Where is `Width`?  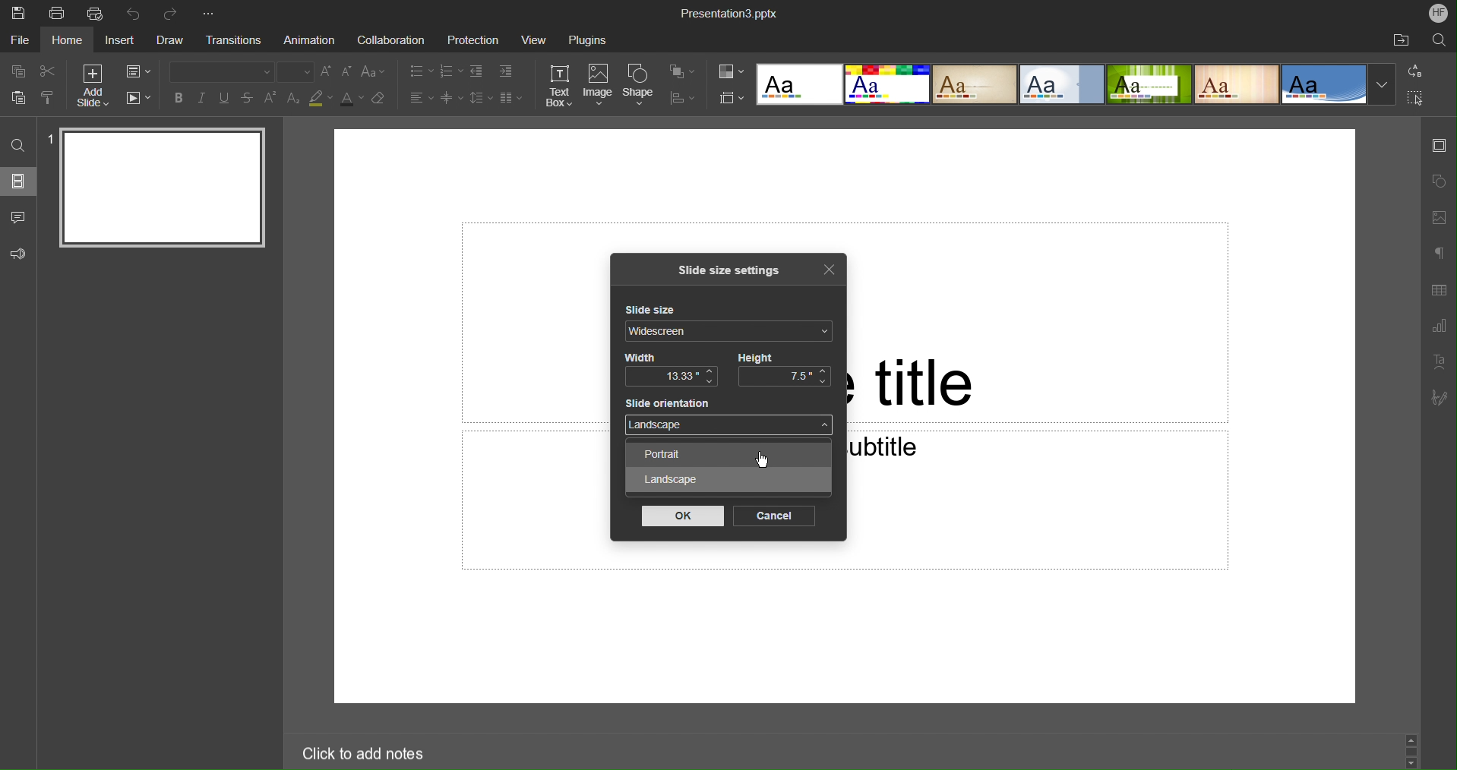
Width is located at coordinates (639, 357).